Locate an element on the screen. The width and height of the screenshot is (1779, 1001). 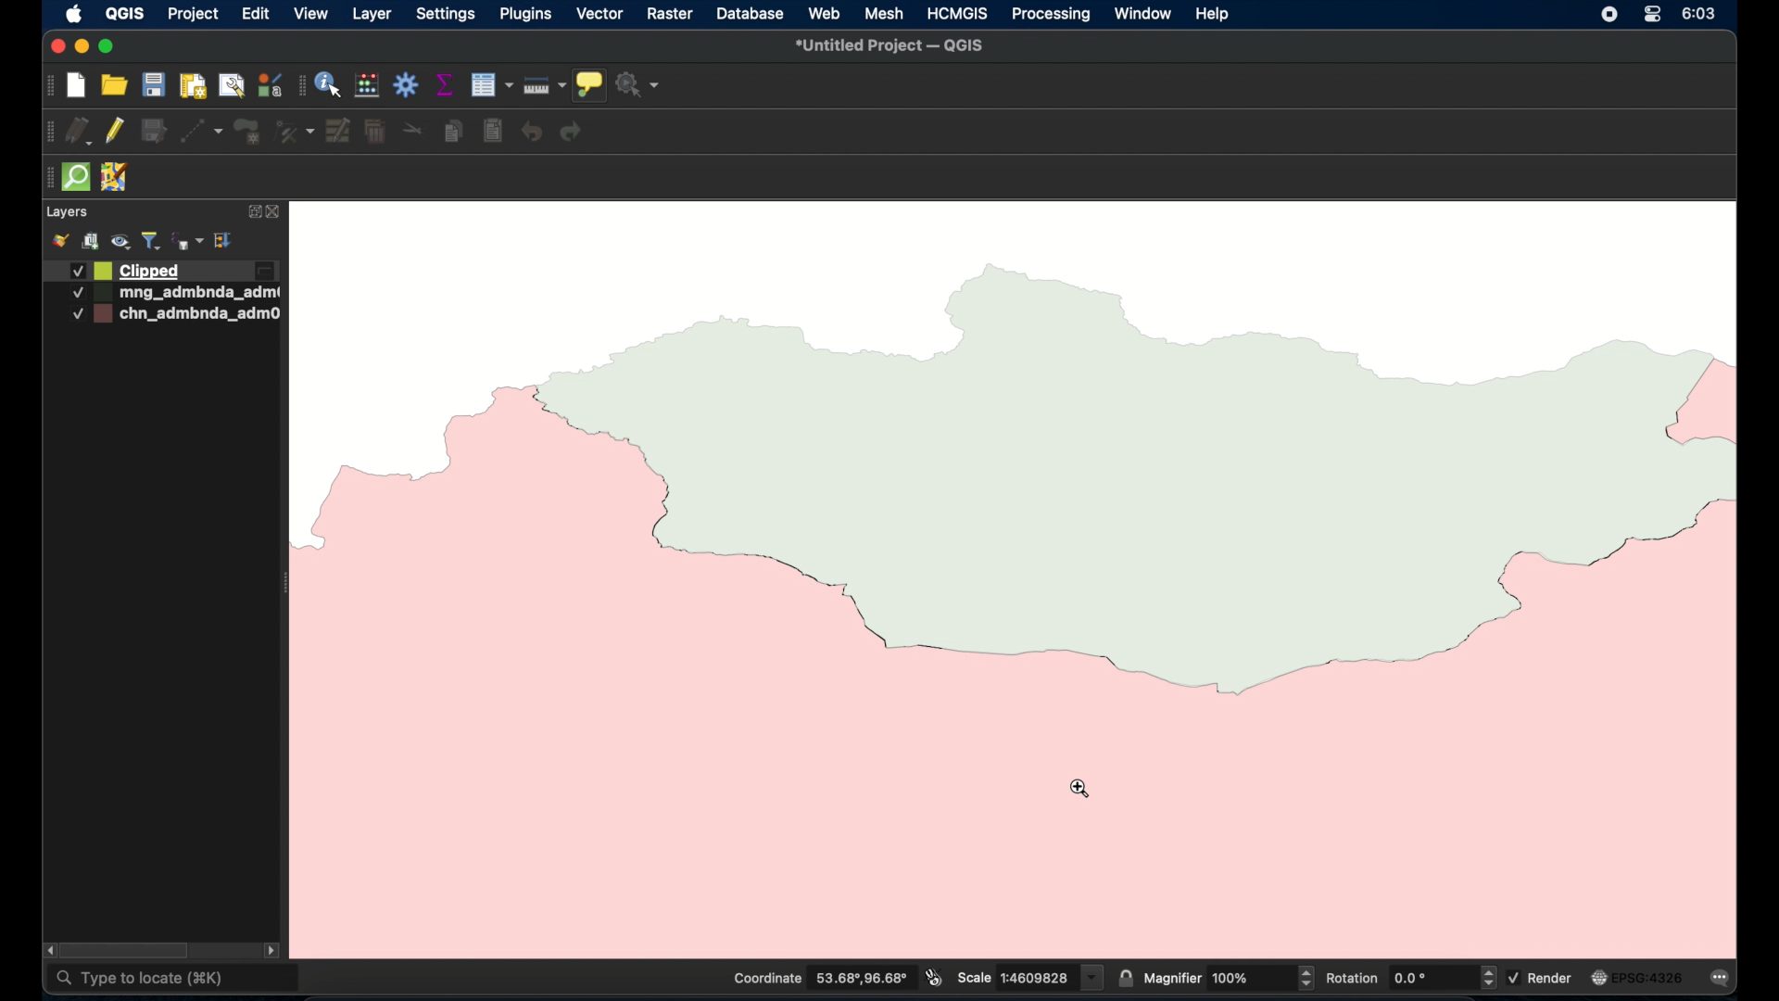
layer is located at coordinates (372, 16).